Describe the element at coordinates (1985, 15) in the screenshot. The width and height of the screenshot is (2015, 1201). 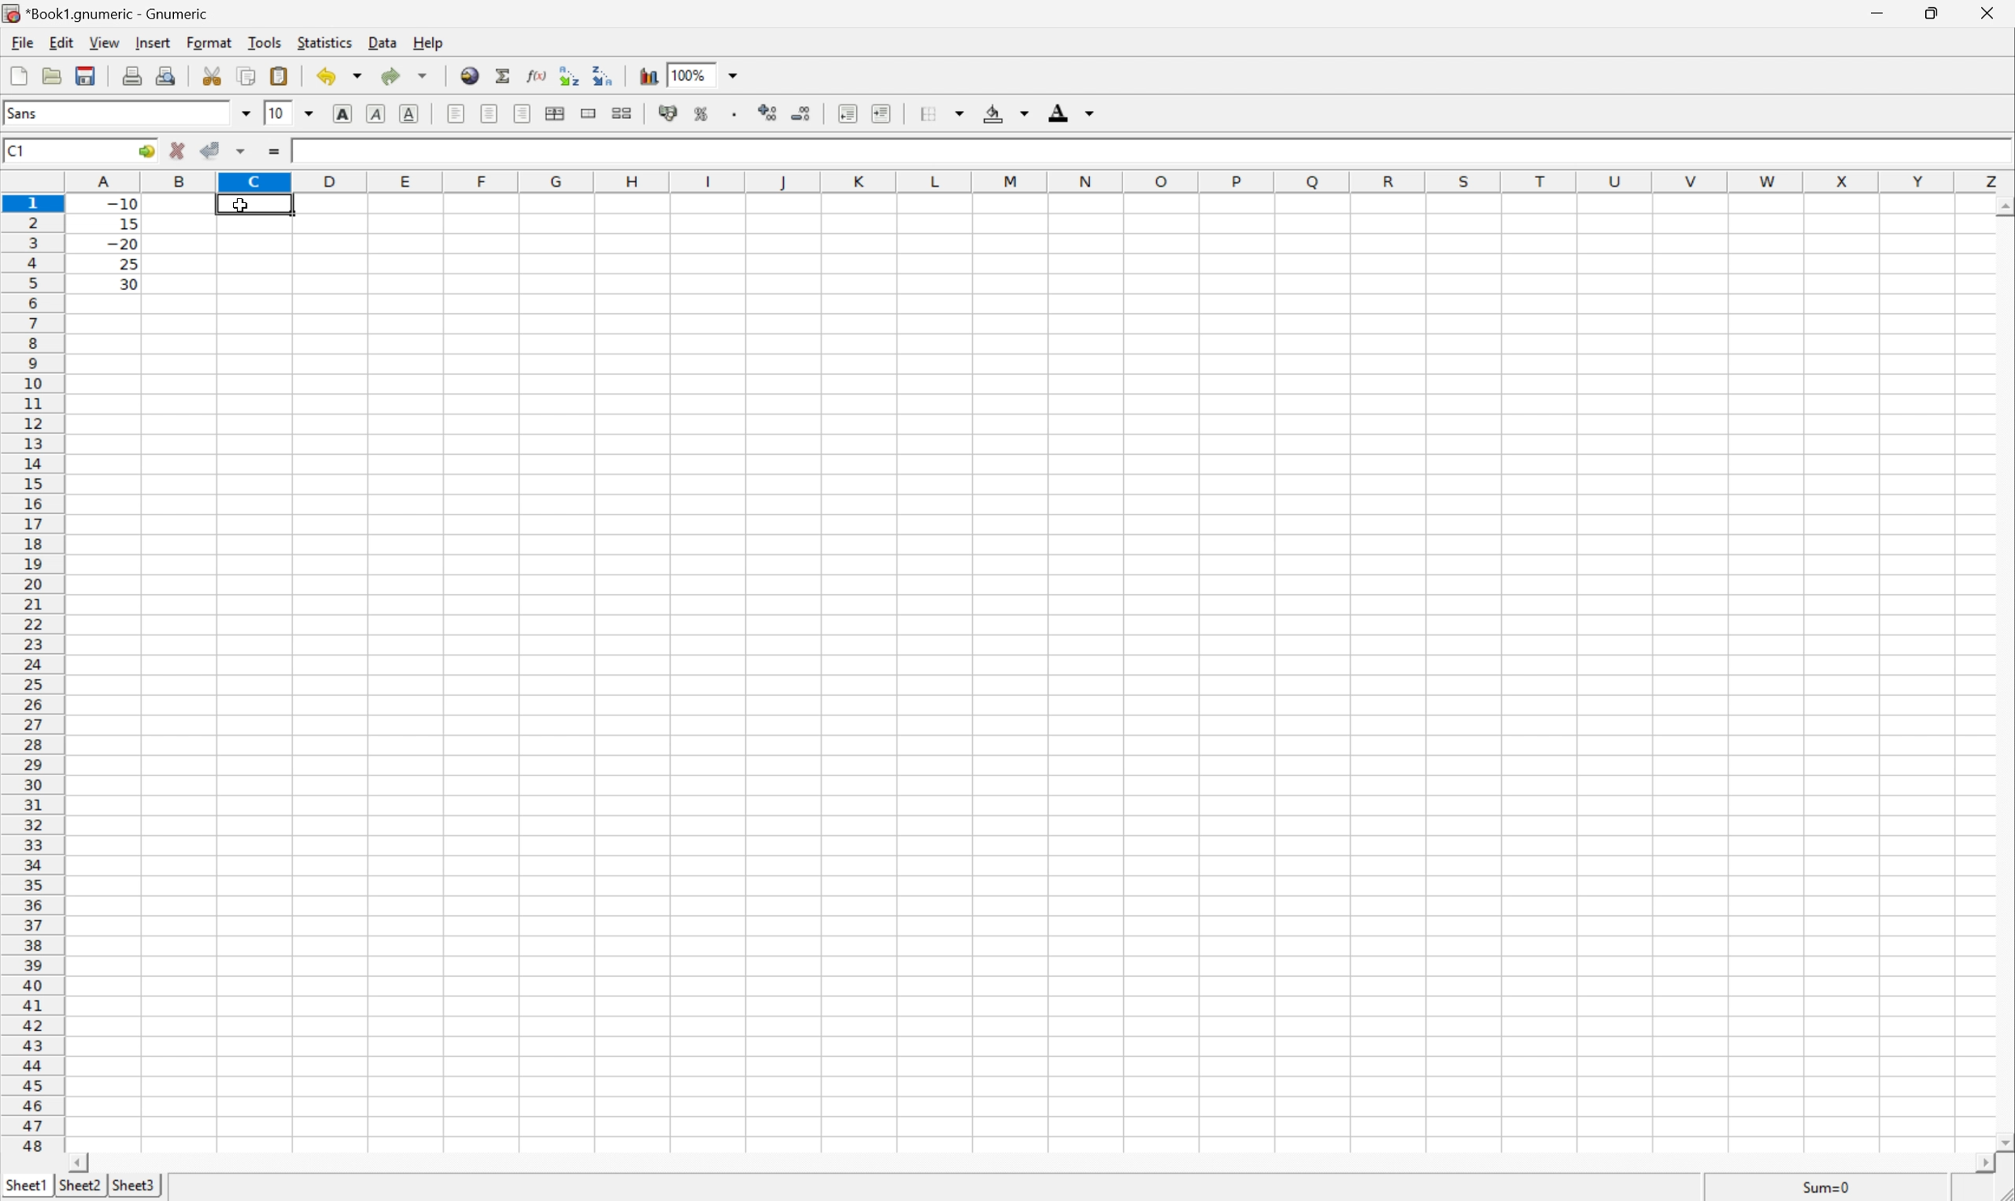
I see `close` at that location.